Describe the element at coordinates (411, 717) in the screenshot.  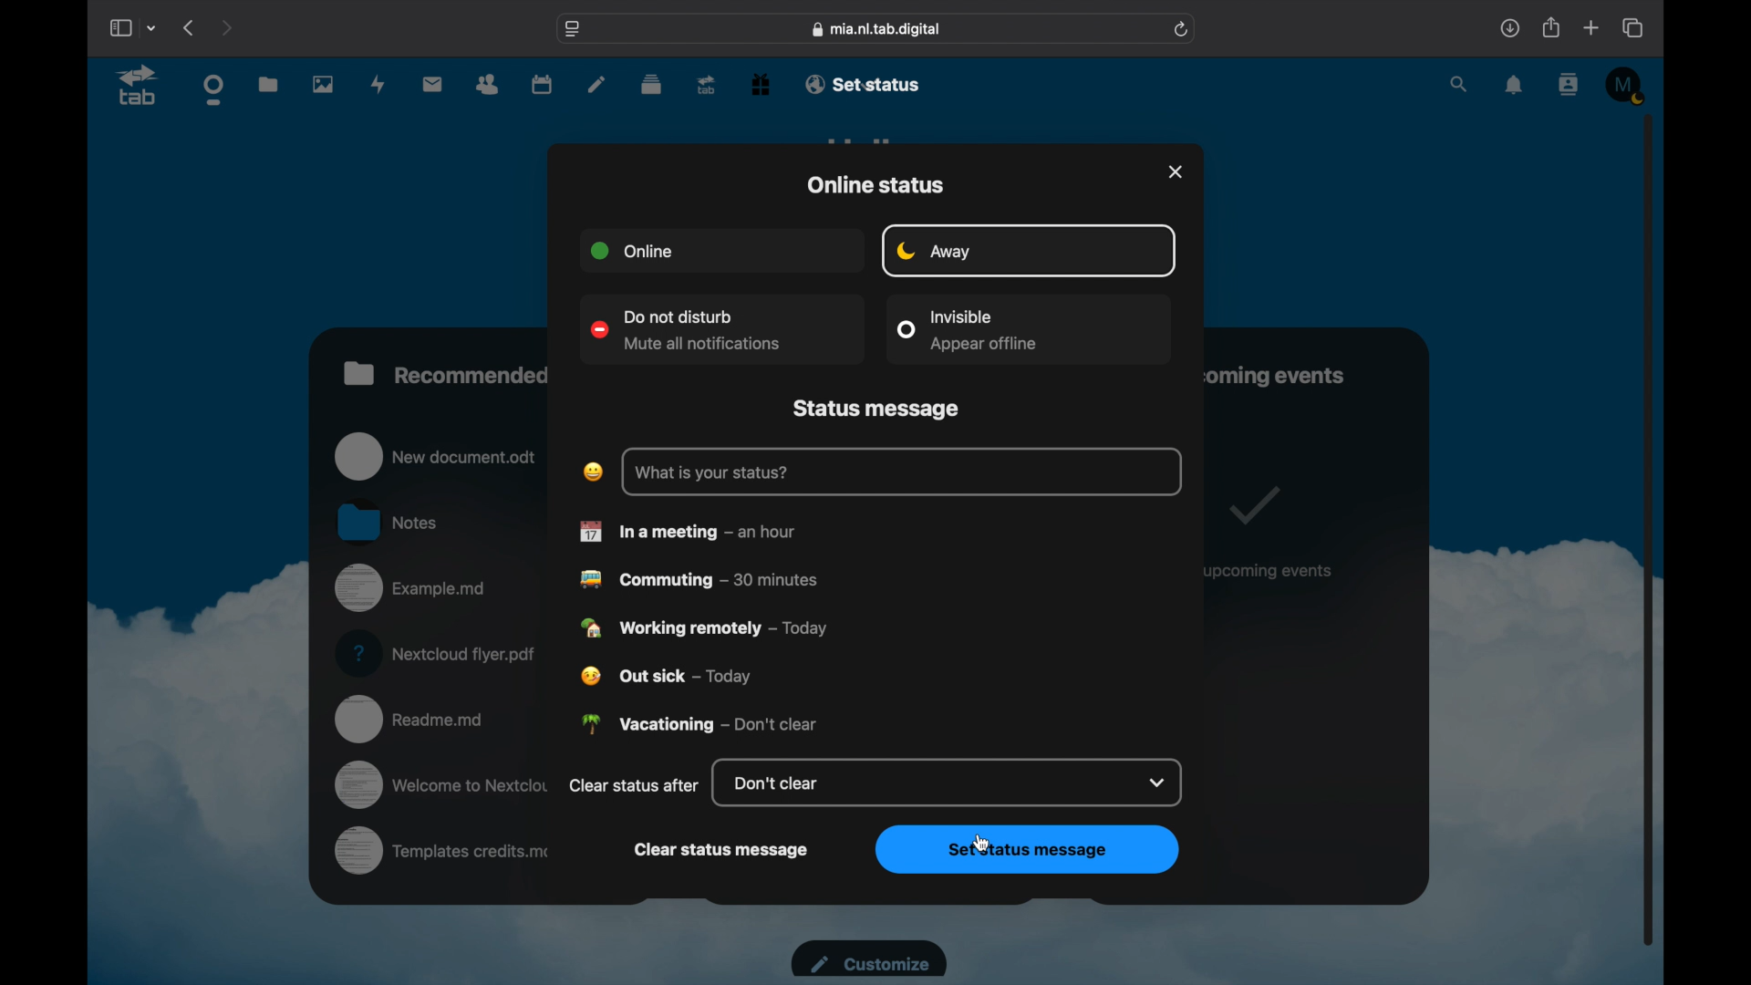
I see `readme.md` at that location.